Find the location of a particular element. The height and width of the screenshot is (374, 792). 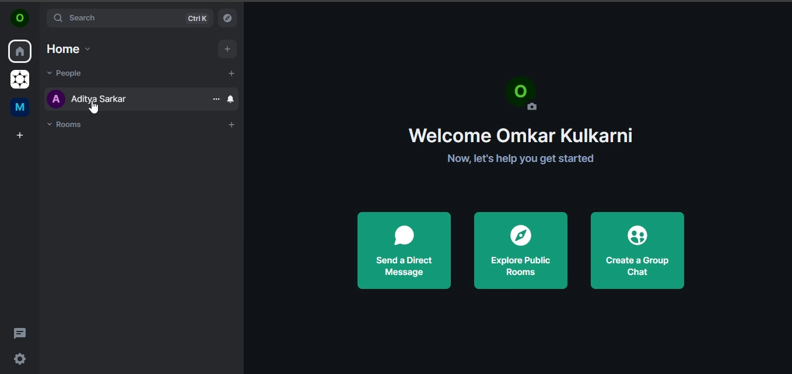

grapheneos is located at coordinates (19, 80).